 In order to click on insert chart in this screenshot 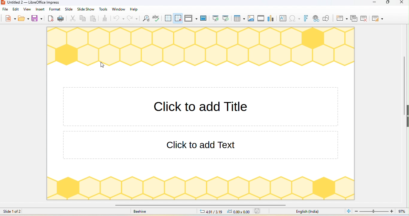, I will do `click(272, 18)`.